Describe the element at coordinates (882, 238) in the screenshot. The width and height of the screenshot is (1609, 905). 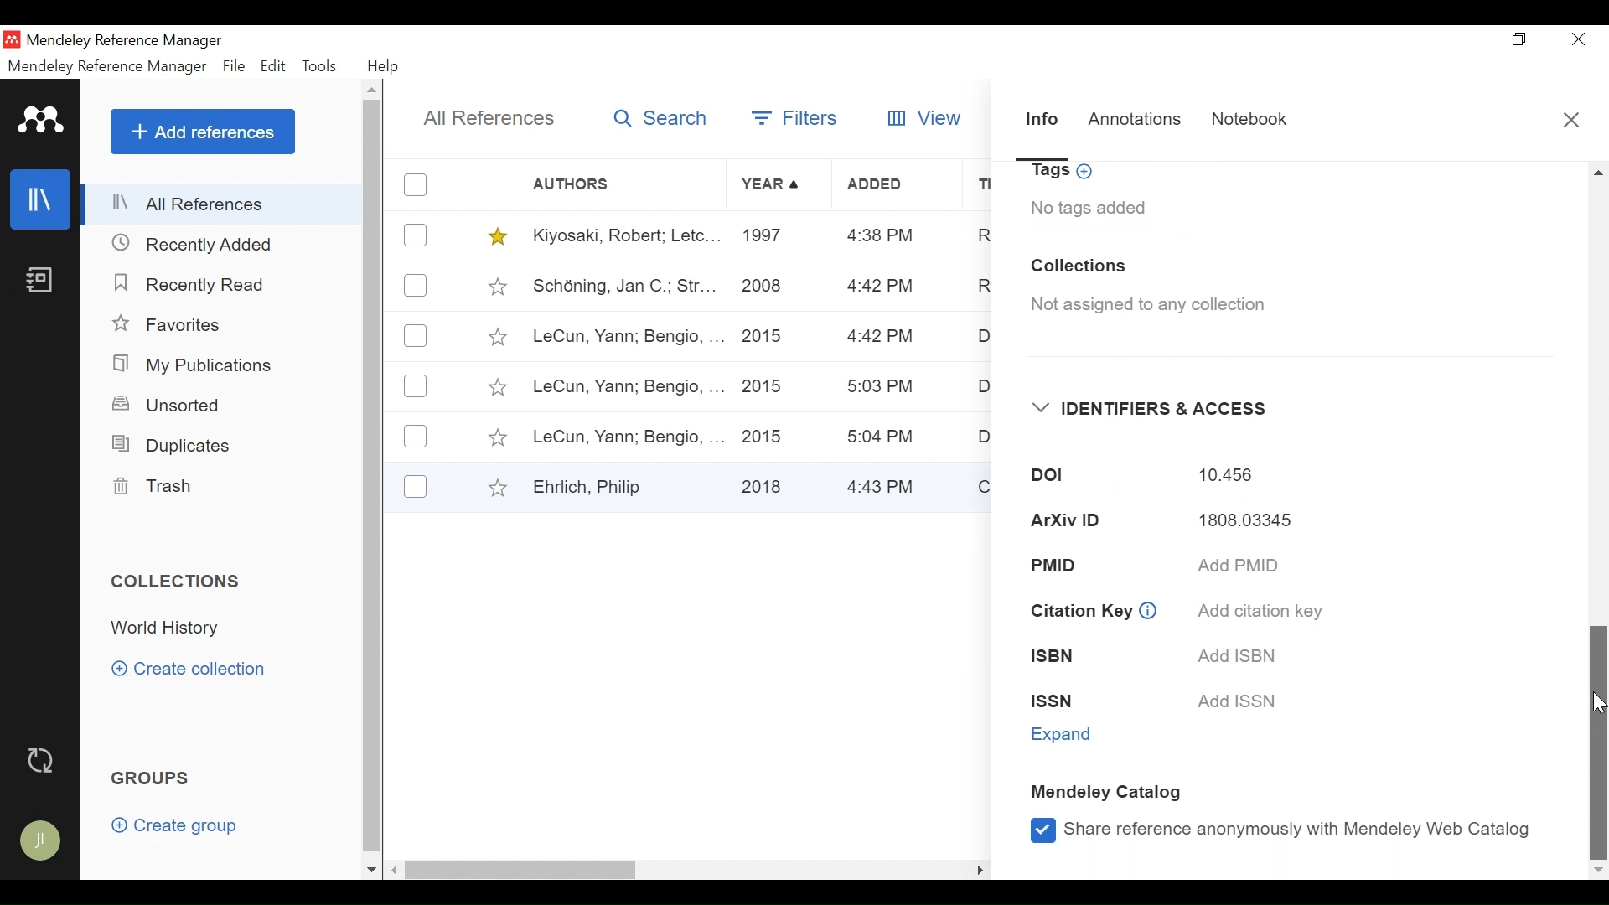
I see `4:38 PM` at that location.